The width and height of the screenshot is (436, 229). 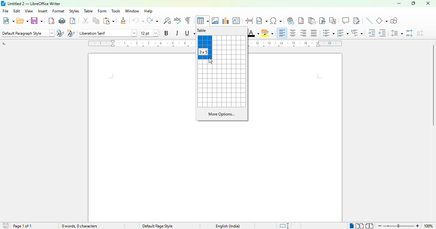 What do you see at coordinates (102, 11) in the screenshot?
I see `form` at bounding box center [102, 11].